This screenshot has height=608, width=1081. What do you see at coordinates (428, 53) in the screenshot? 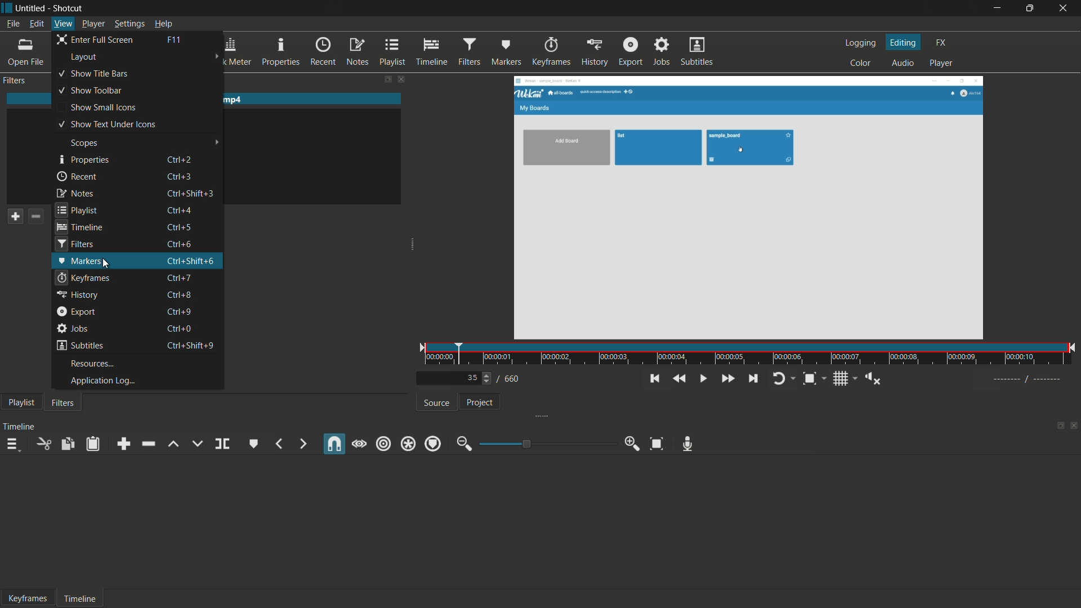
I see `timeline` at bounding box center [428, 53].